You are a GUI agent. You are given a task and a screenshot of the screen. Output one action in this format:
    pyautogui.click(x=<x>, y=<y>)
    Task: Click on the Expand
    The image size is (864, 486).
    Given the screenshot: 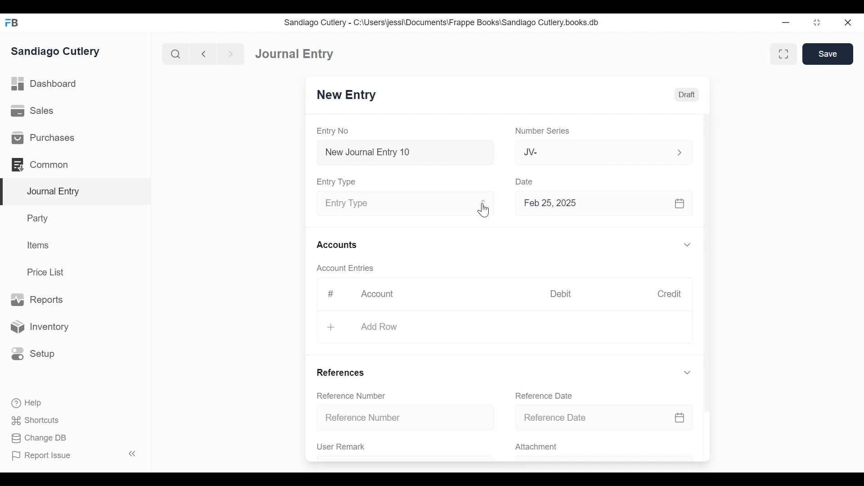 What is the action you would take?
    pyautogui.click(x=679, y=152)
    